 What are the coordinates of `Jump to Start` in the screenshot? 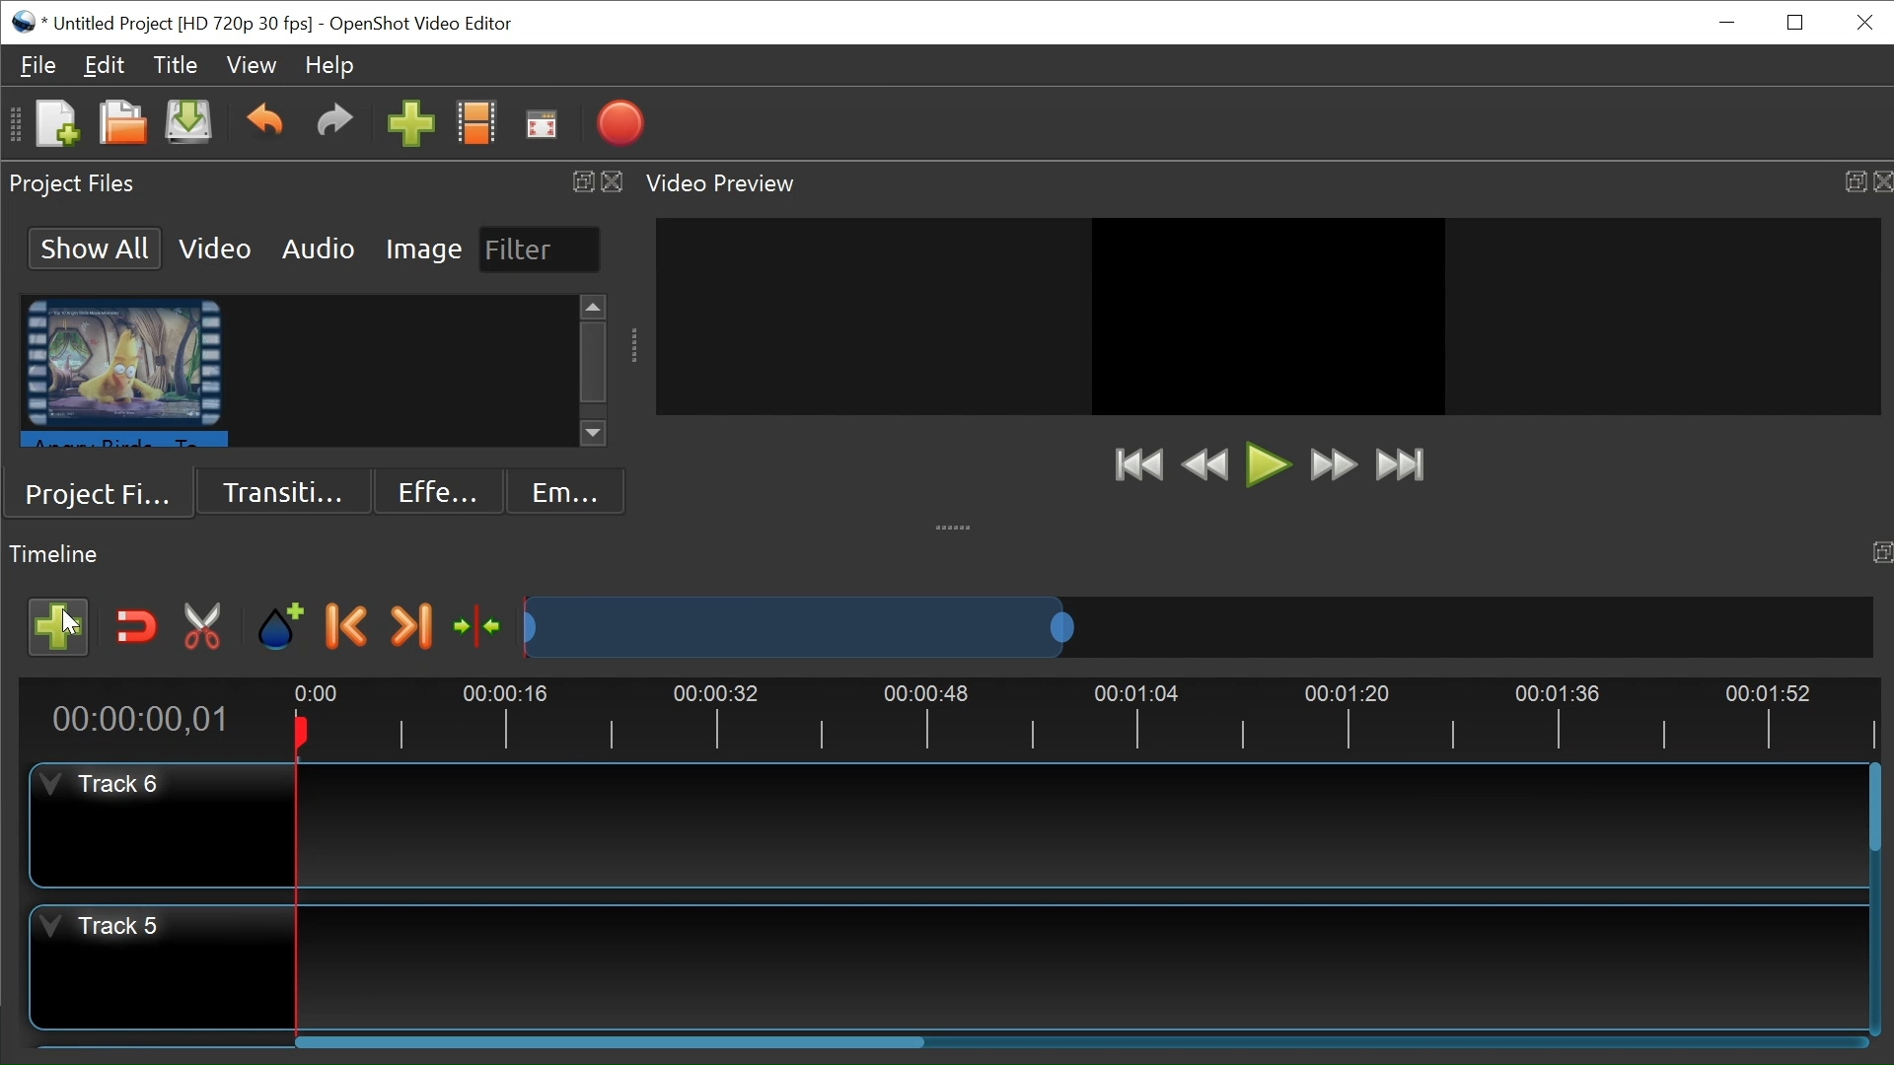 It's located at (1137, 463).